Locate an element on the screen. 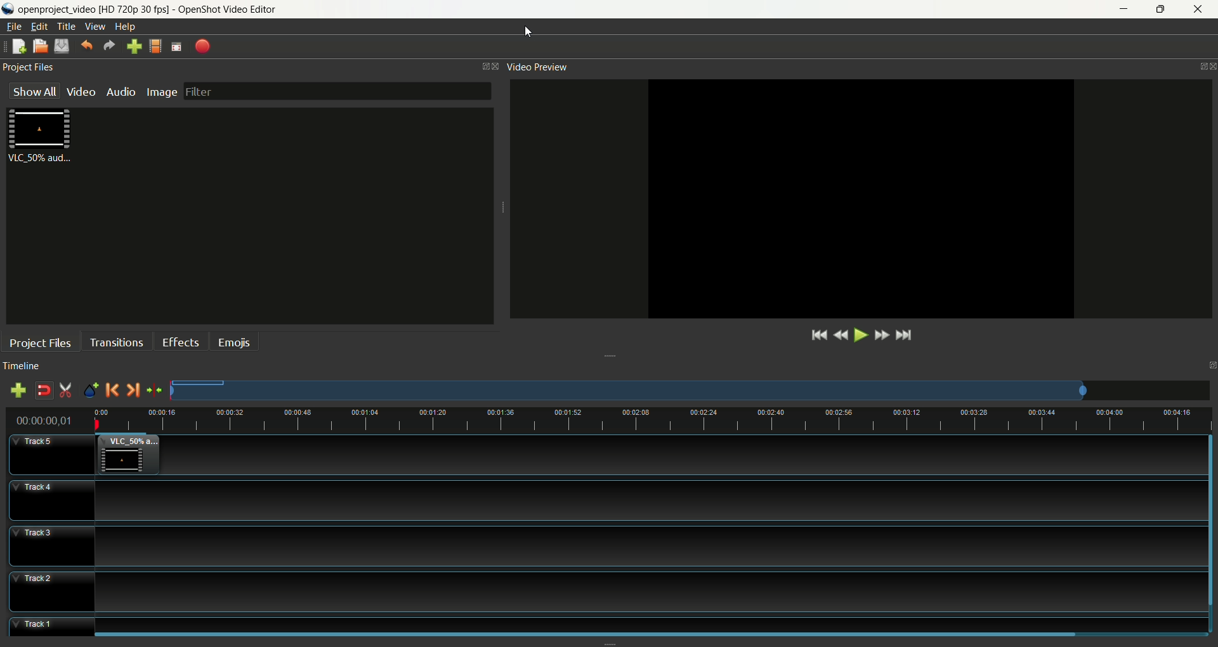 This screenshot has width=1218, height=647. help is located at coordinates (125, 27).